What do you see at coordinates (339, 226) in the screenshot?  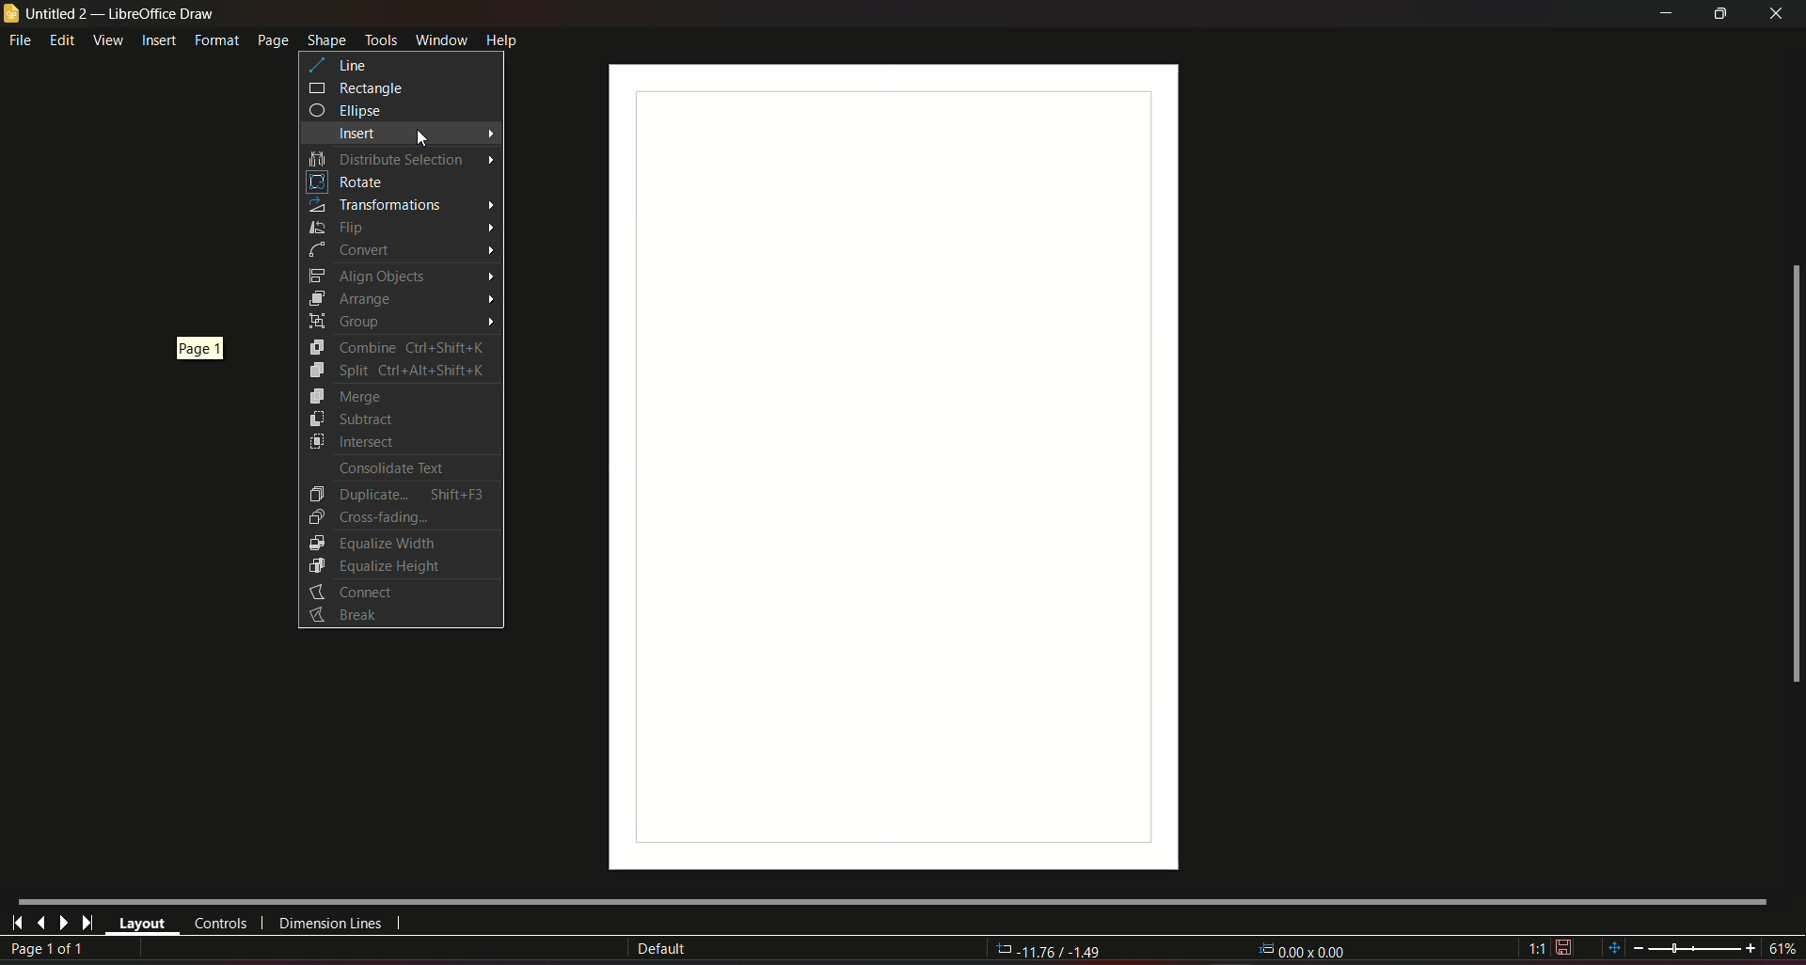 I see `Flip` at bounding box center [339, 226].